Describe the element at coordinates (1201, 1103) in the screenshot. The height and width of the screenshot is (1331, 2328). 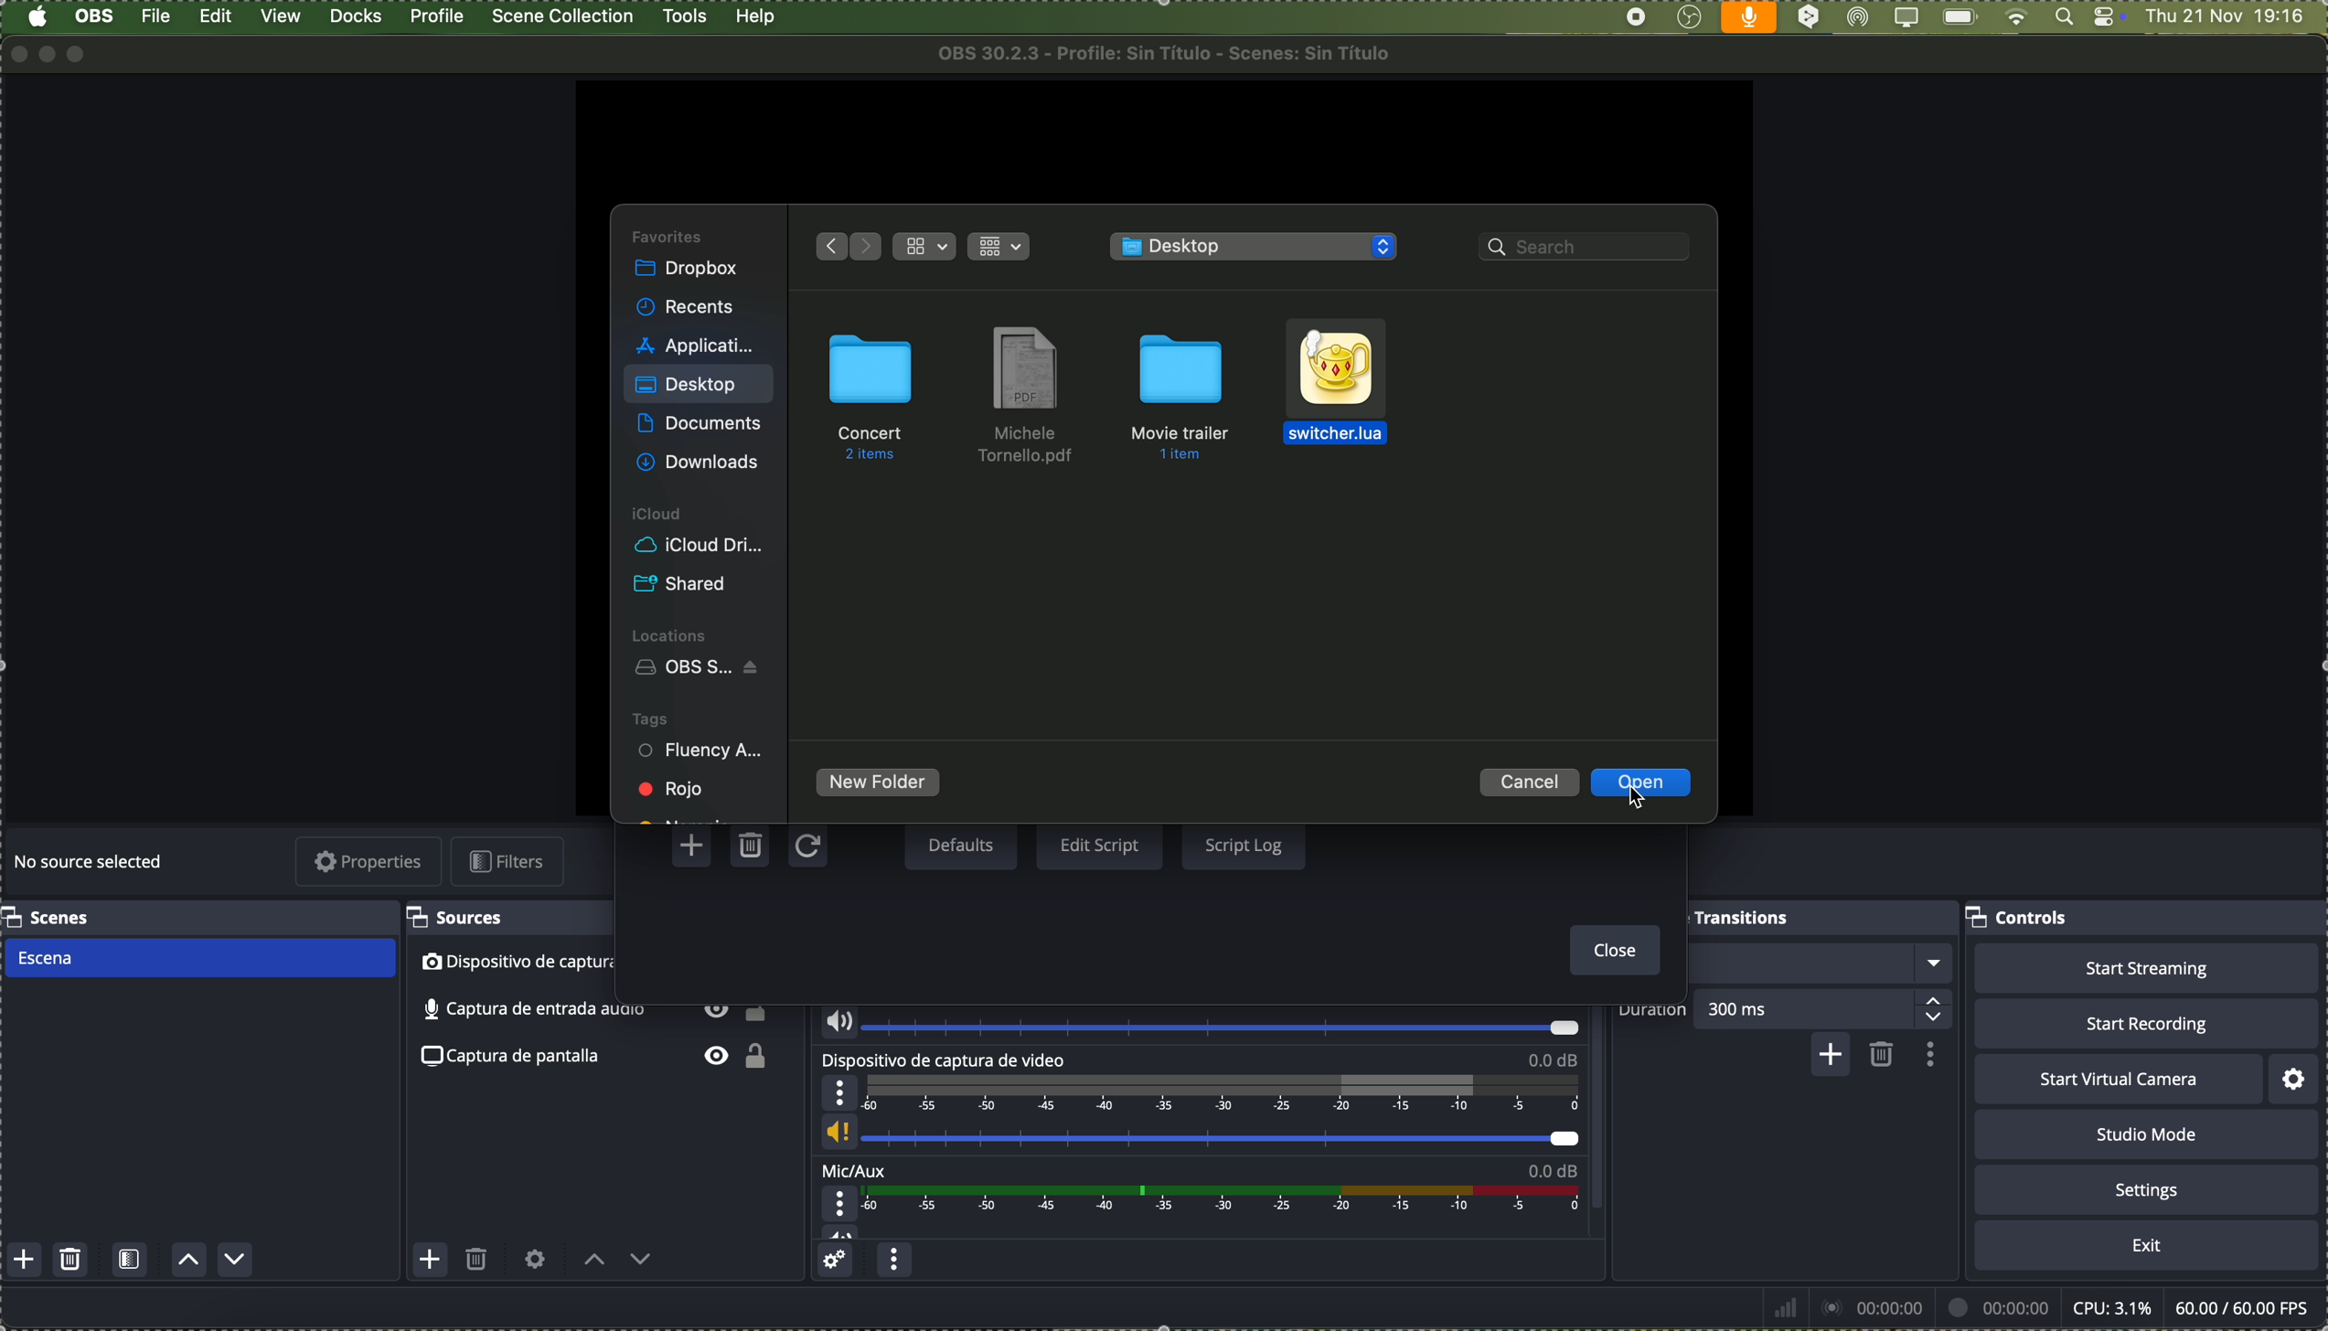
I see `video capture device` at that location.